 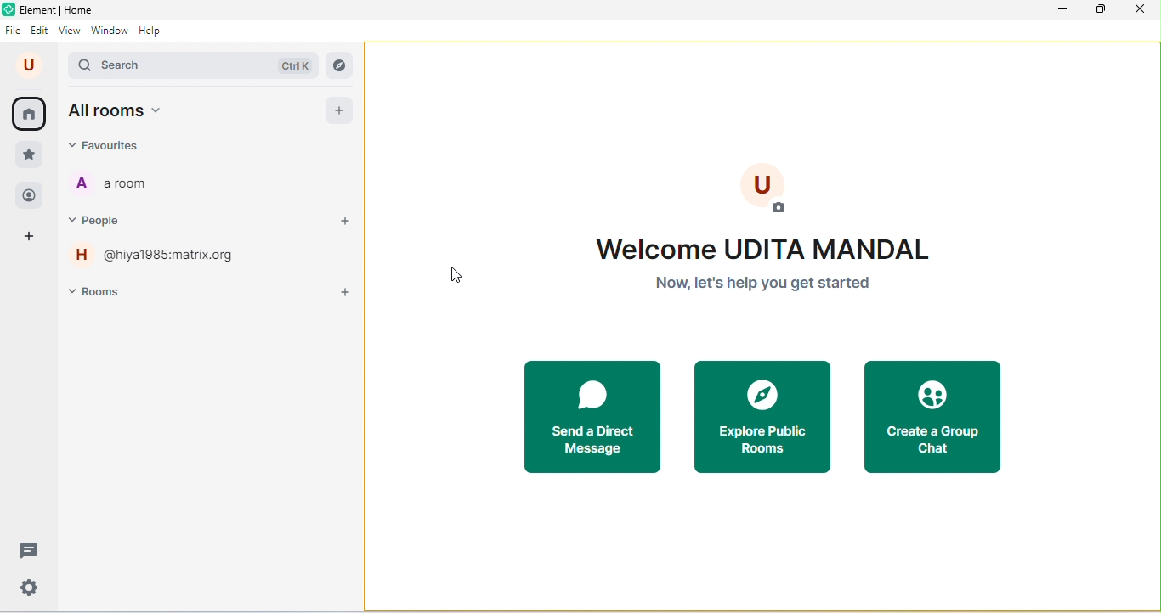 What do you see at coordinates (39, 31) in the screenshot?
I see `edit` at bounding box center [39, 31].